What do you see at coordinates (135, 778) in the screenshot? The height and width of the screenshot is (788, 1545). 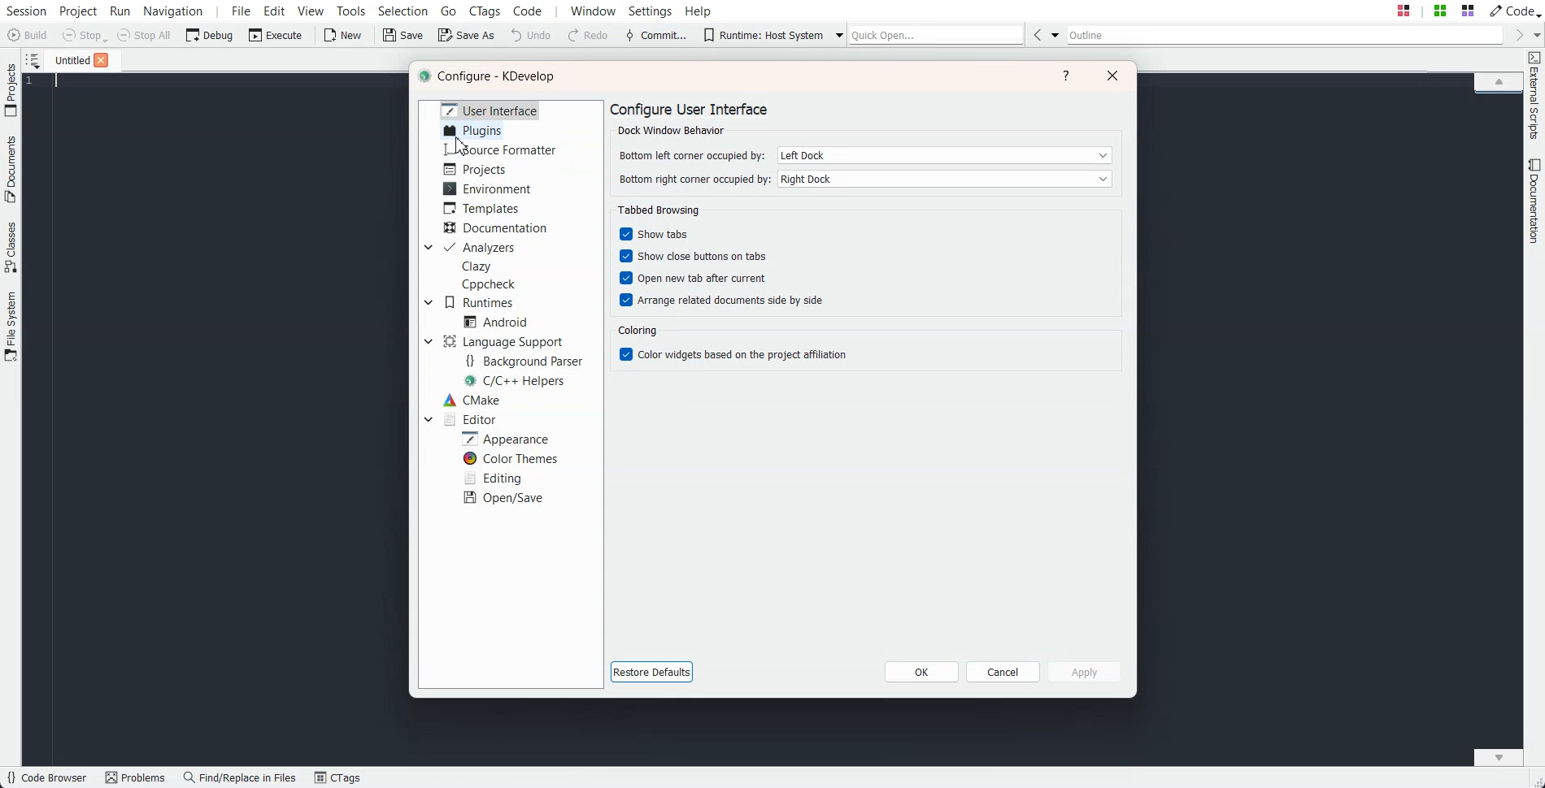 I see `Problems` at bounding box center [135, 778].